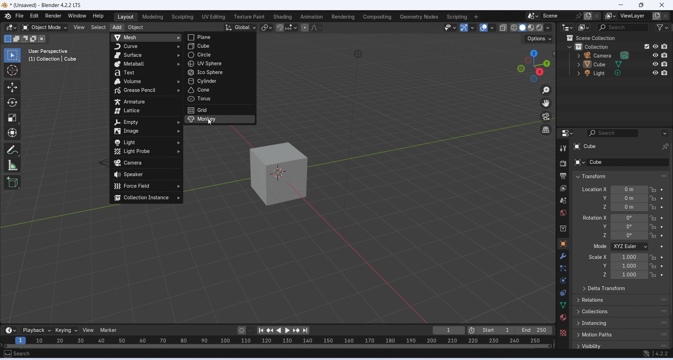  Describe the element at coordinates (220, 55) in the screenshot. I see `circle` at that location.